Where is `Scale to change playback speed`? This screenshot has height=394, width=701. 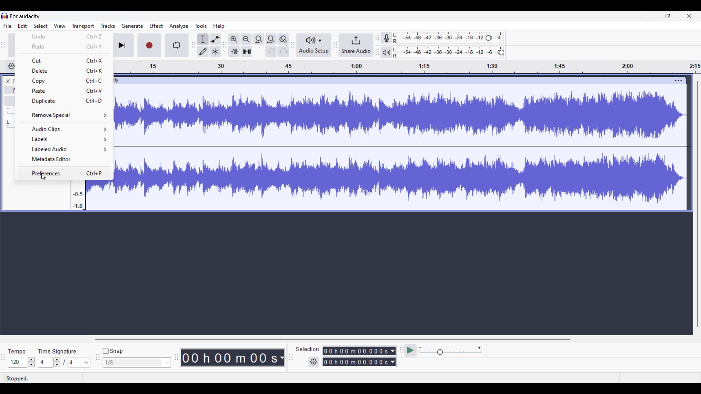 Scale to change playback speed is located at coordinates (451, 351).